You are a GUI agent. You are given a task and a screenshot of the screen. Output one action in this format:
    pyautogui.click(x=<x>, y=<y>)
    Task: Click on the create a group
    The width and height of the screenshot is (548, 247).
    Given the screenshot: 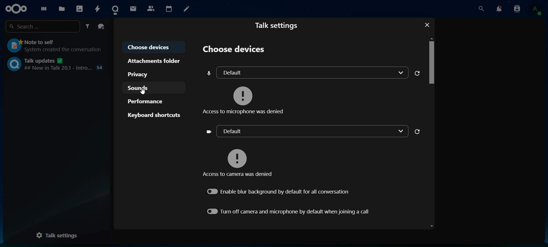 What is the action you would take?
    pyautogui.click(x=102, y=27)
    